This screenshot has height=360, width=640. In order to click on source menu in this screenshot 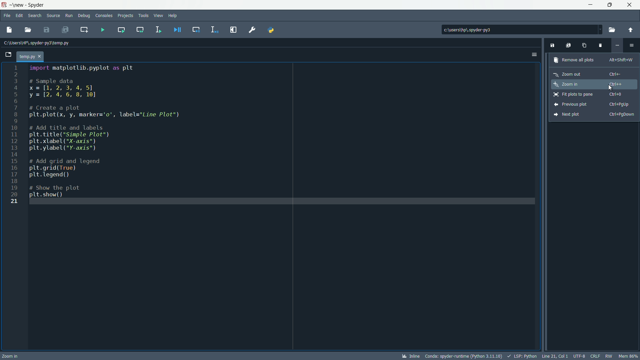, I will do `click(52, 16)`.